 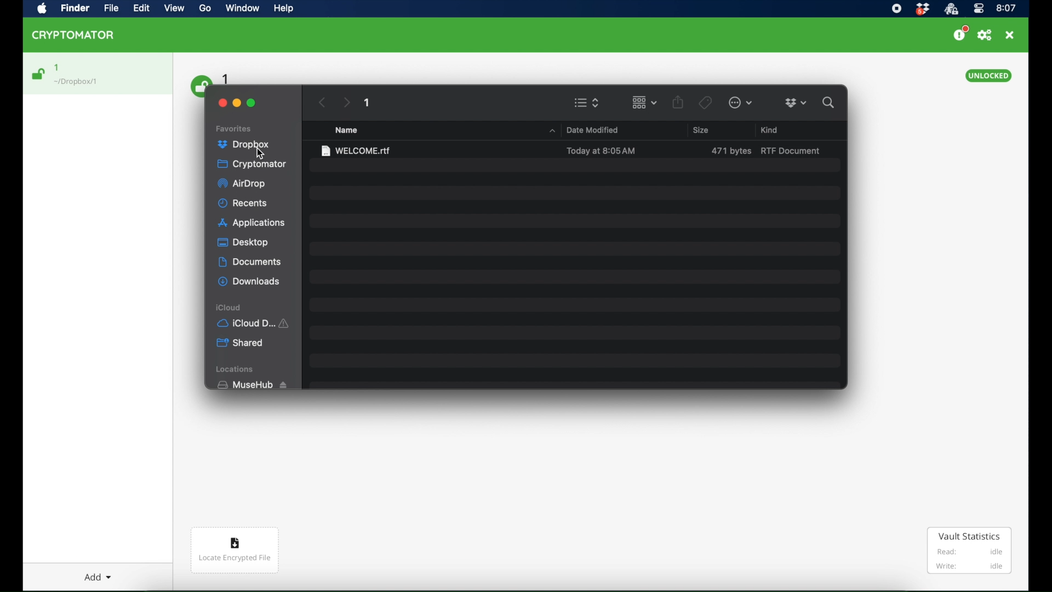 What do you see at coordinates (644, 102) in the screenshot?
I see `change item grouping` at bounding box center [644, 102].